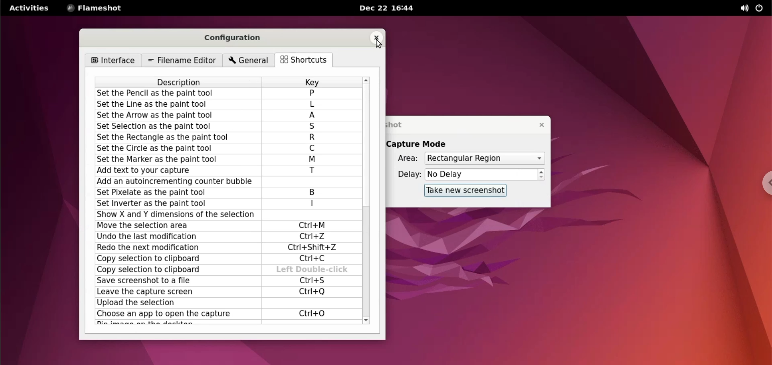 This screenshot has height=365, width=772. Describe the element at coordinates (177, 148) in the screenshot. I see `set the circle as the paint tool` at that location.